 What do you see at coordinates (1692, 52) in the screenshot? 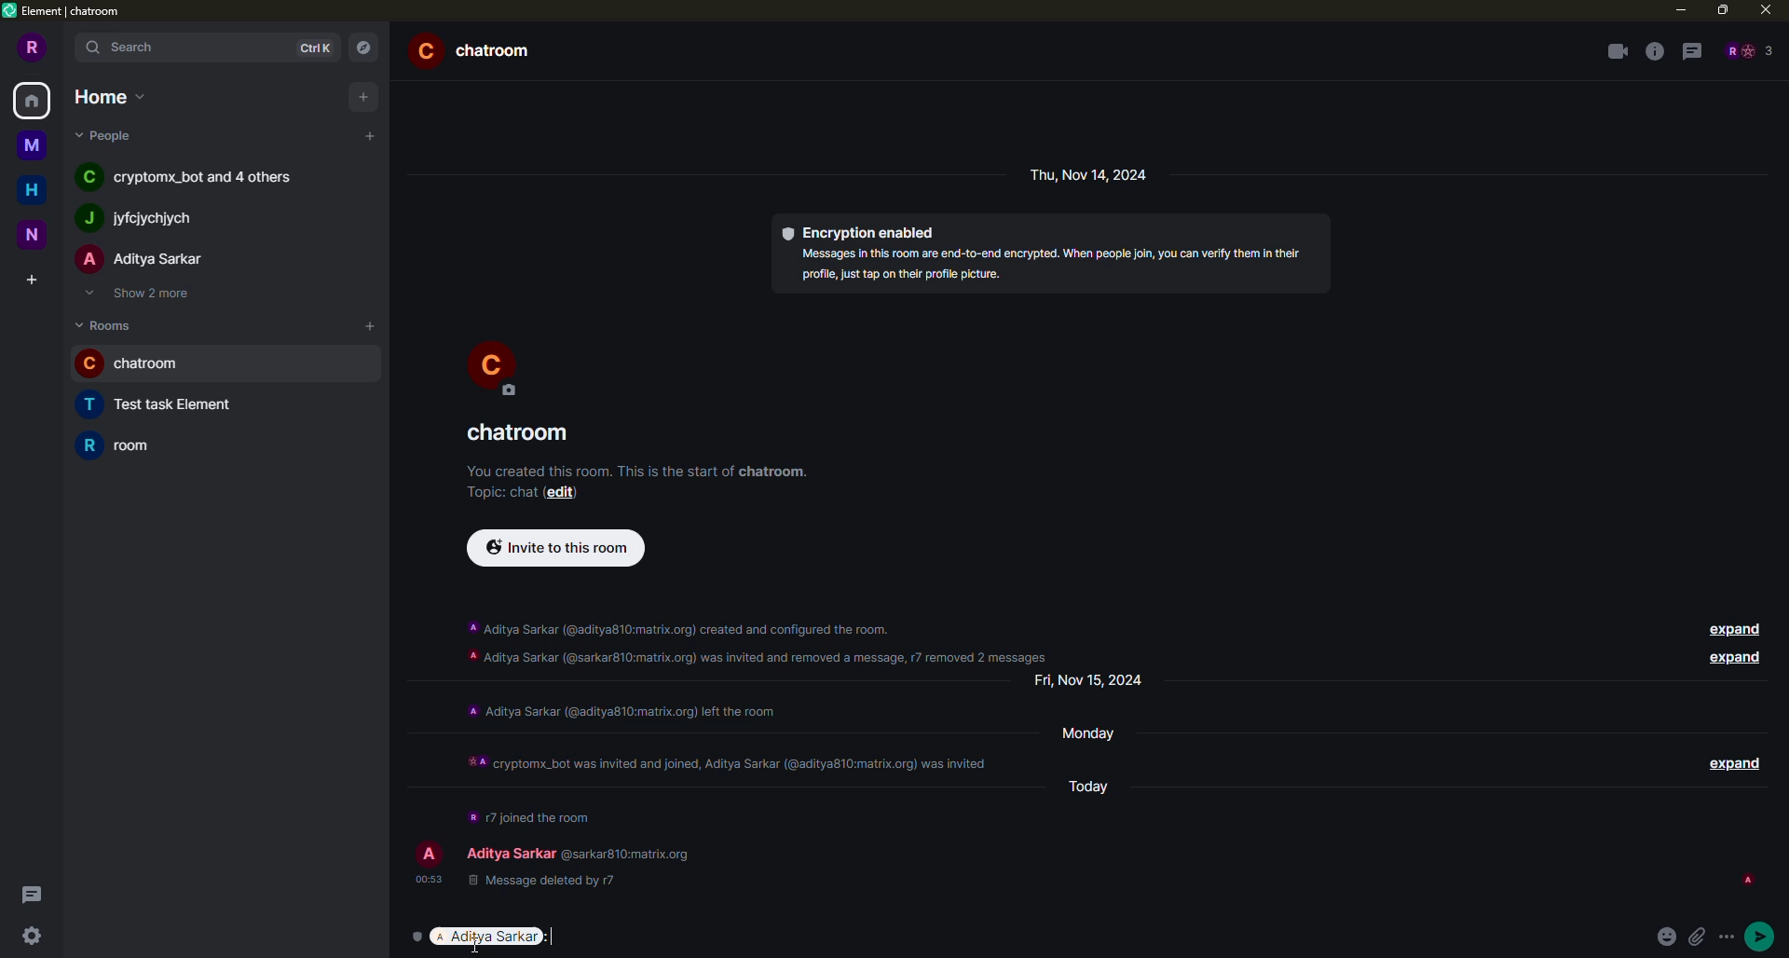
I see `threads` at bounding box center [1692, 52].